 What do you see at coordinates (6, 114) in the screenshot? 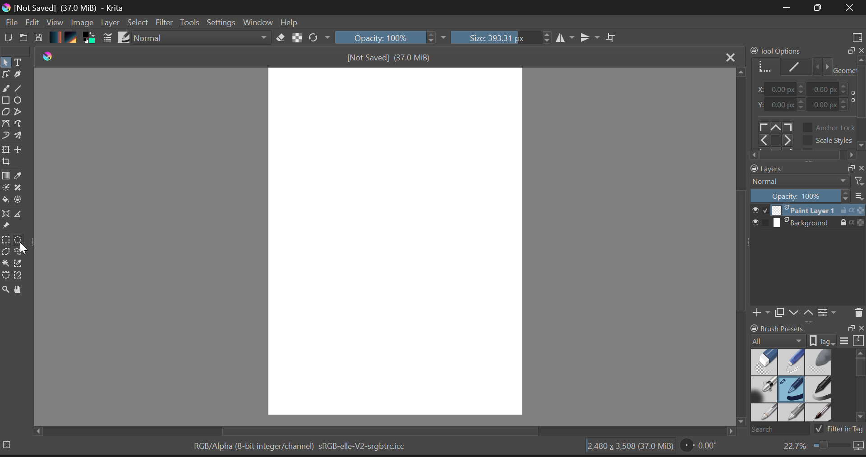
I see `Polygon` at bounding box center [6, 114].